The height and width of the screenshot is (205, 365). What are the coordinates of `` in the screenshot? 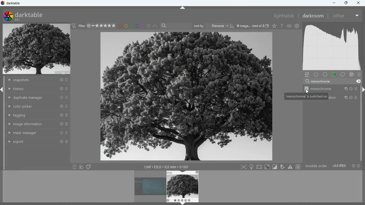 It's located at (360, 3).